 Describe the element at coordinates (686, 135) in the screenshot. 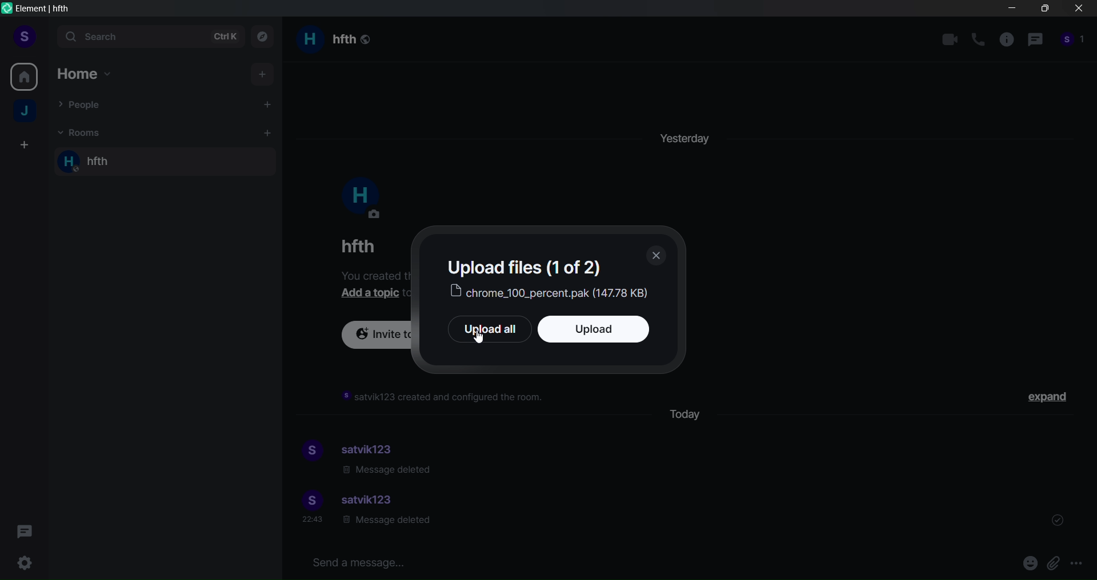

I see `yesterday` at that location.